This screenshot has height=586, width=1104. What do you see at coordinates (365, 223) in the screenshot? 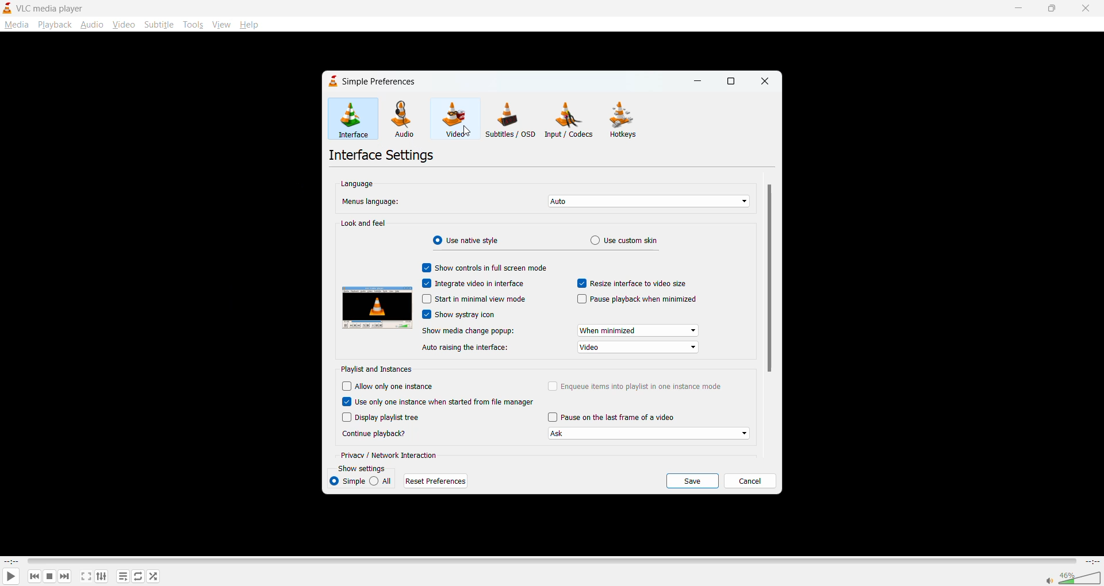
I see `look and feel` at bounding box center [365, 223].